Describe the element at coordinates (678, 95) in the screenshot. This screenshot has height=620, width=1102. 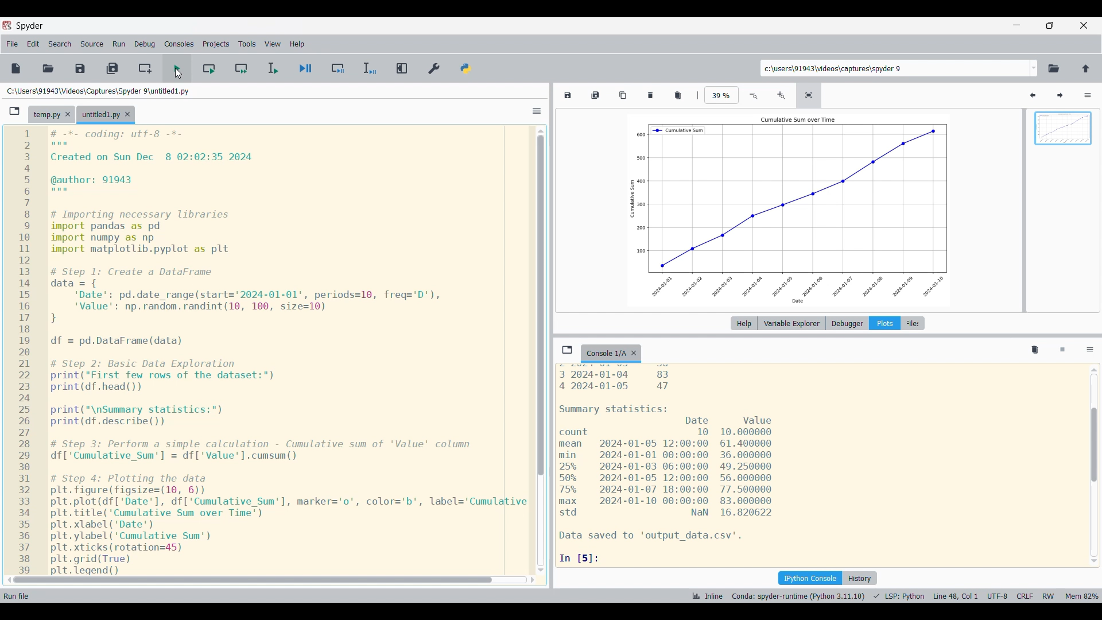
I see `Delete all plots` at that location.